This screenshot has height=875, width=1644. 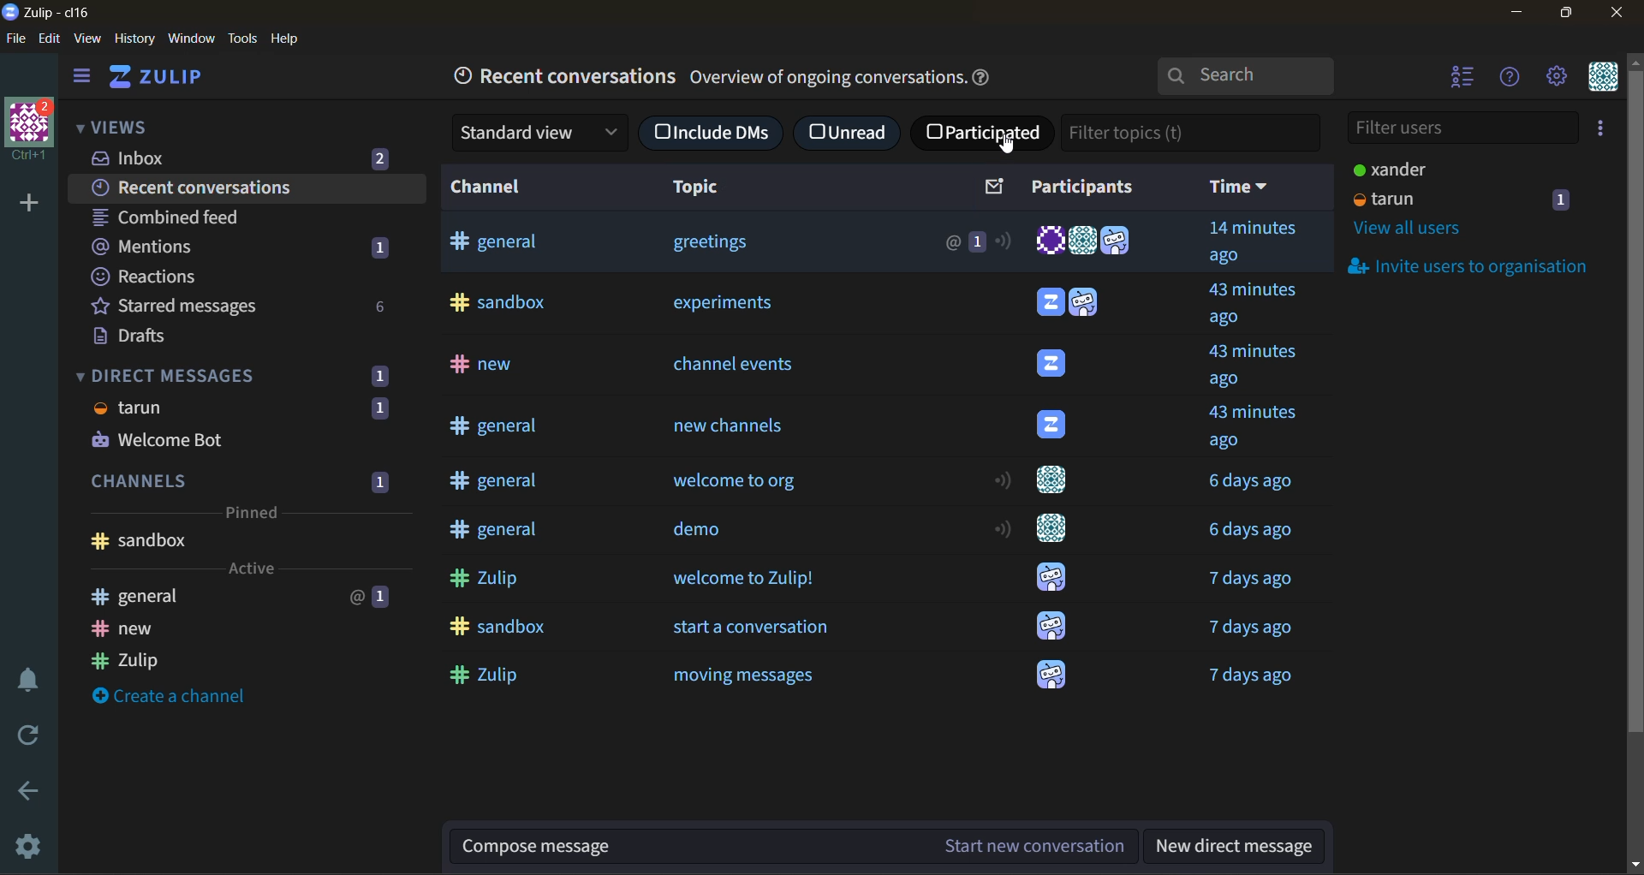 I want to click on combined feed, so click(x=172, y=215).